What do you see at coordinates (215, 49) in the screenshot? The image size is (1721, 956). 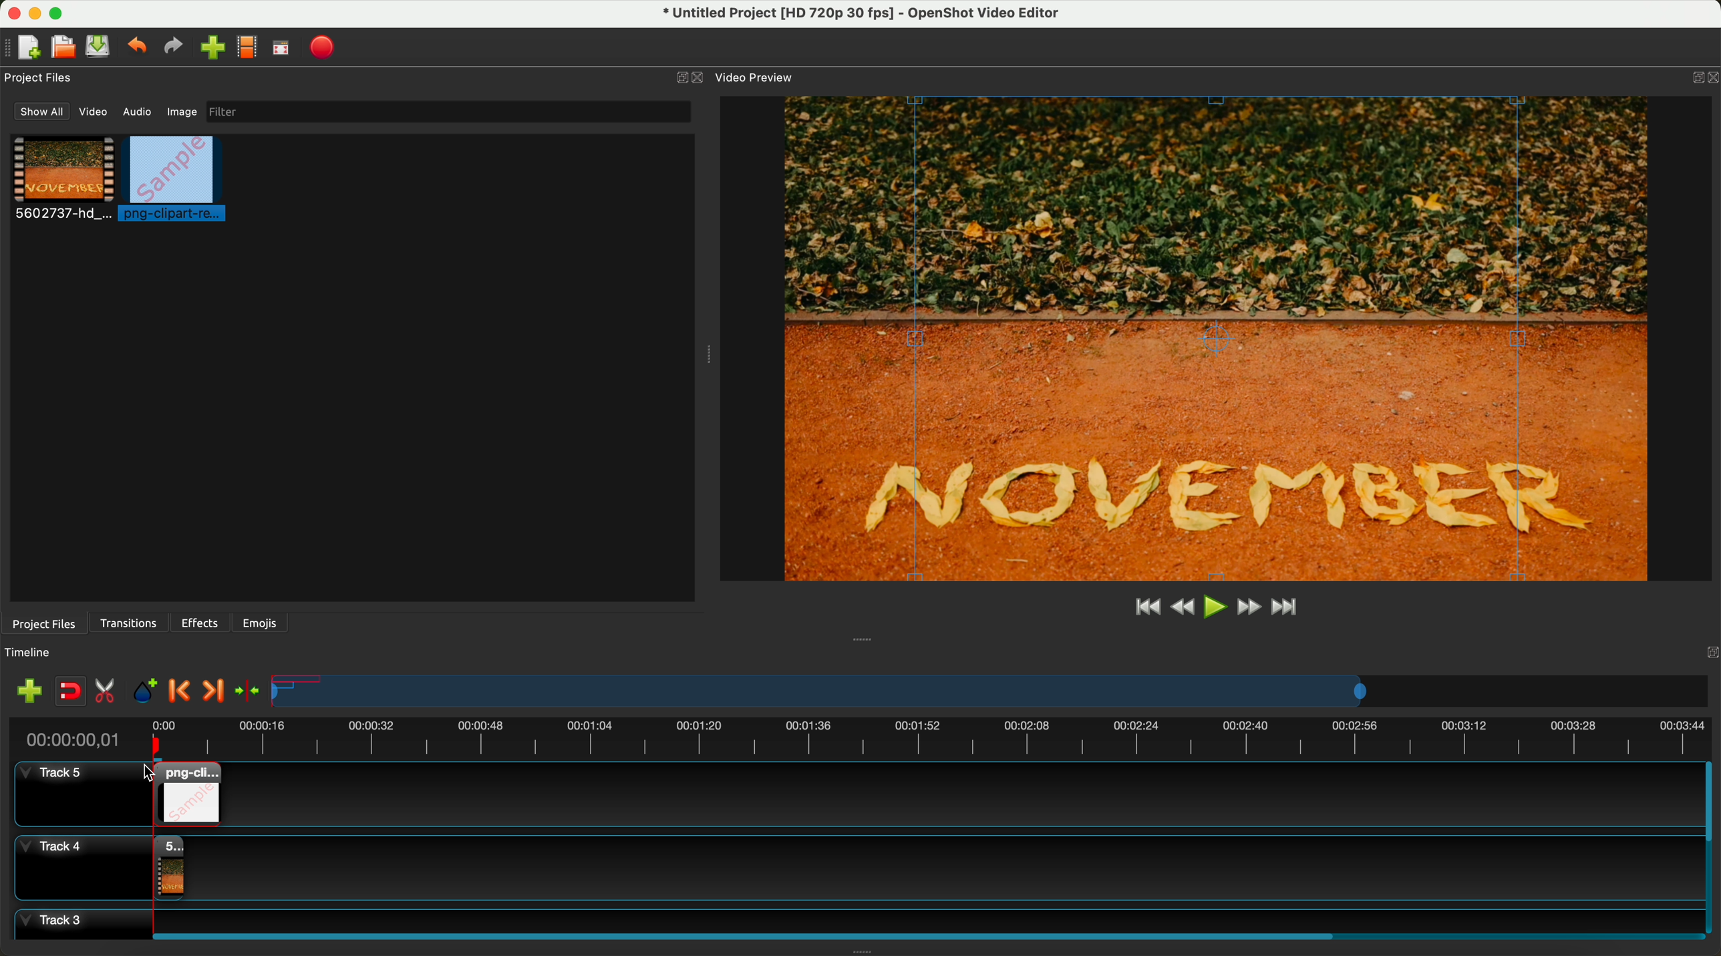 I see `click on import files` at bounding box center [215, 49].